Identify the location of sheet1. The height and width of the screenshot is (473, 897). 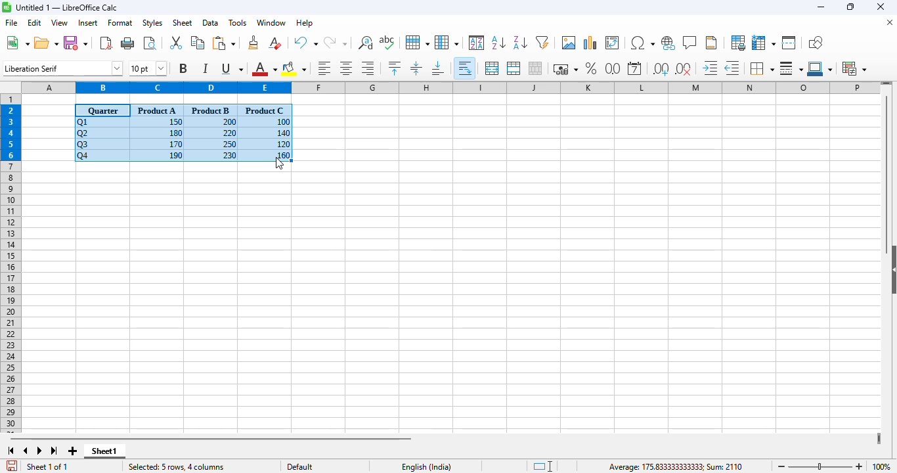
(104, 451).